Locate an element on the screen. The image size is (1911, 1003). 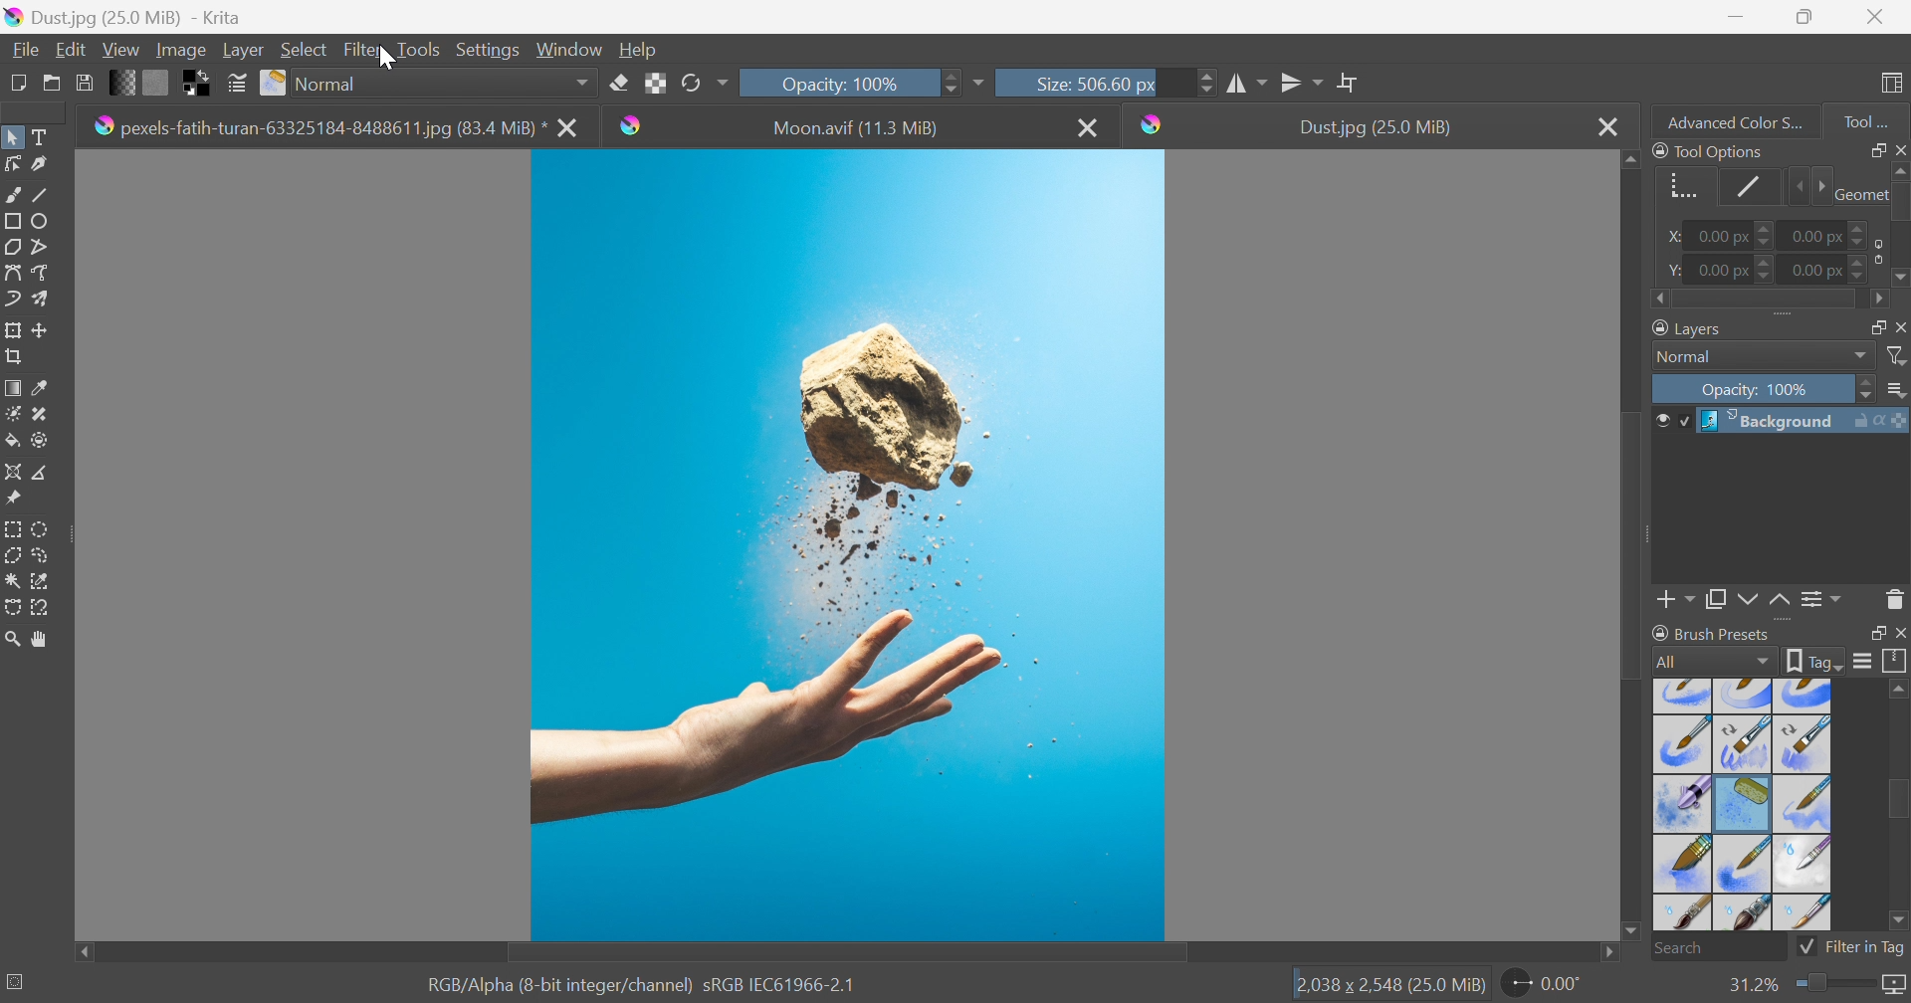
Image is located at coordinates (852, 545).